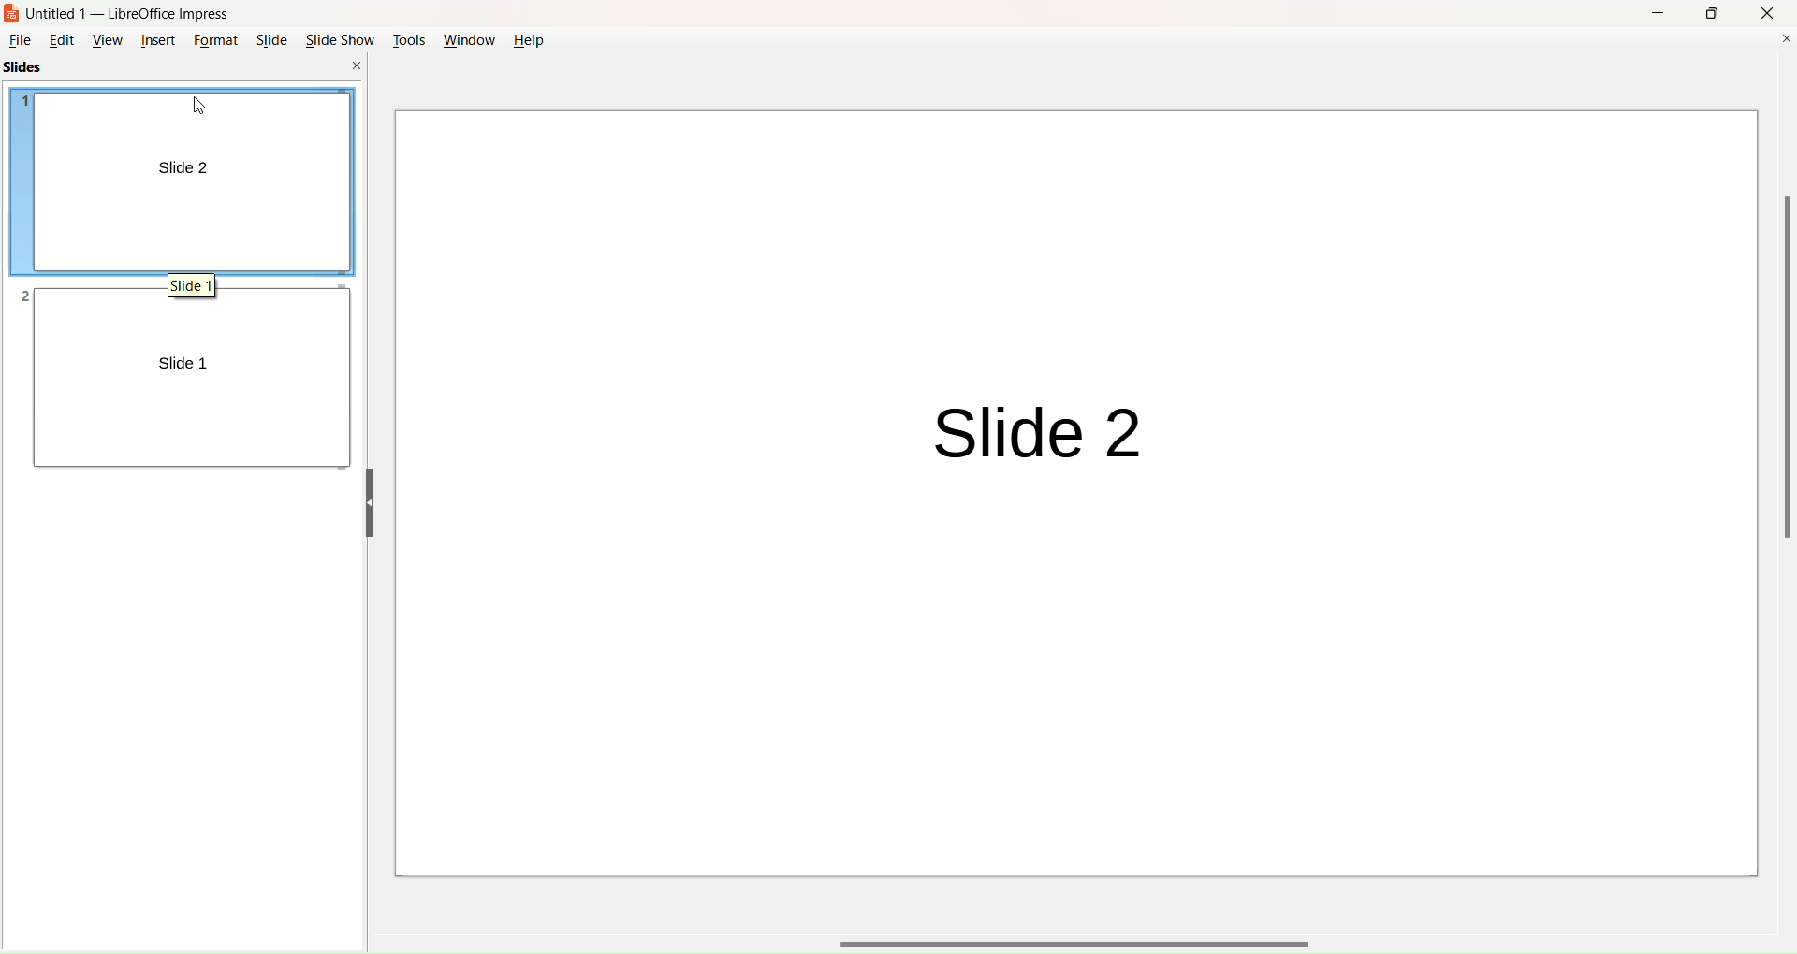 This screenshot has height=954, width=1797. What do you see at coordinates (358, 66) in the screenshot?
I see `close pane` at bounding box center [358, 66].